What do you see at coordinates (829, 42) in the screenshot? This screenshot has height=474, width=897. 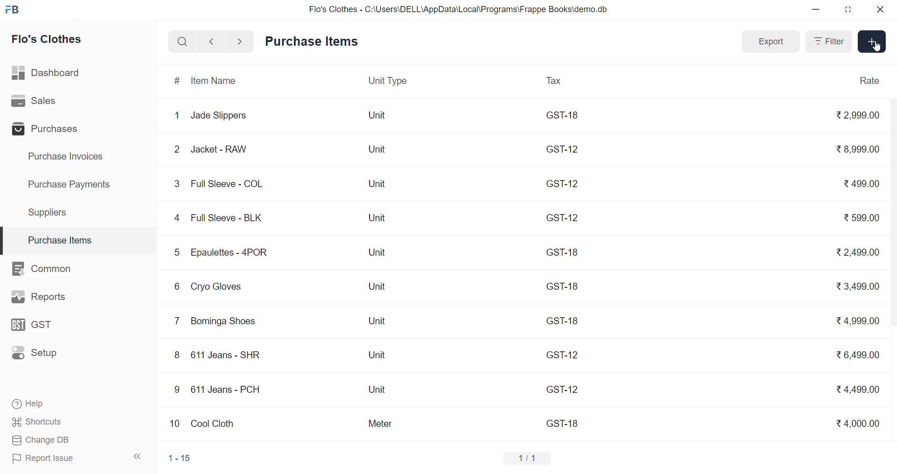 I see `Filter` at bounding box center [829, 42].